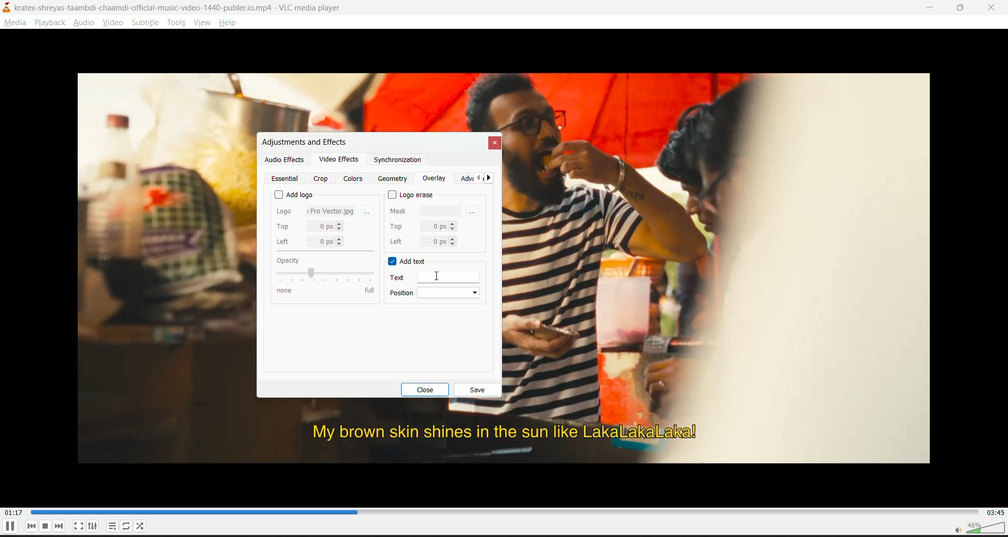 The image size is (1008, 537). I want to click on maximize, so click(964, 9).